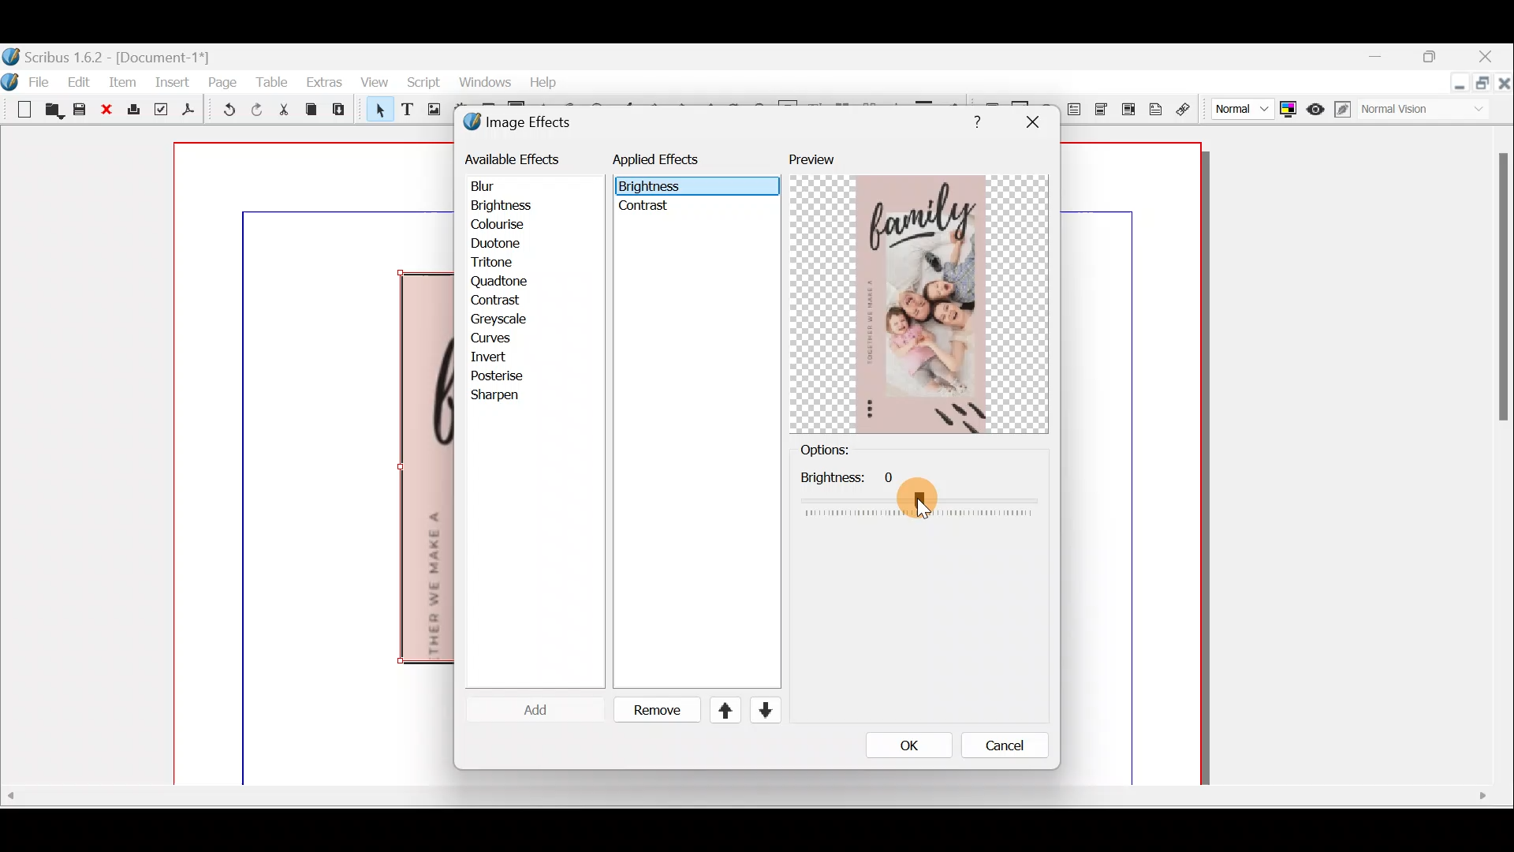 This screenshot has height=852, width=1514. What do you see at coordinates (1185, 110) in the screenshot?
I see `Link annotation` at bounding box center [1185, 110].